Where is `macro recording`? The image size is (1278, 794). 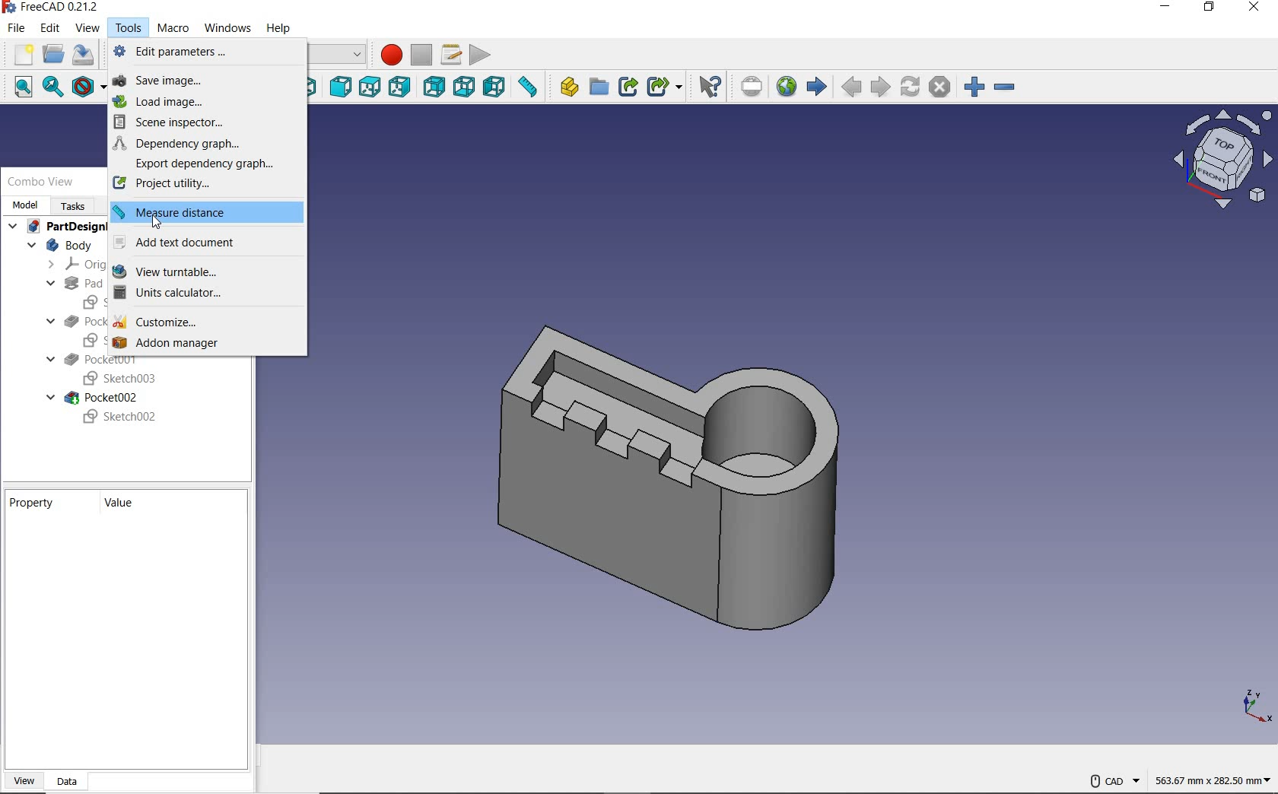
macro recording is located at coordinates (387, 55).